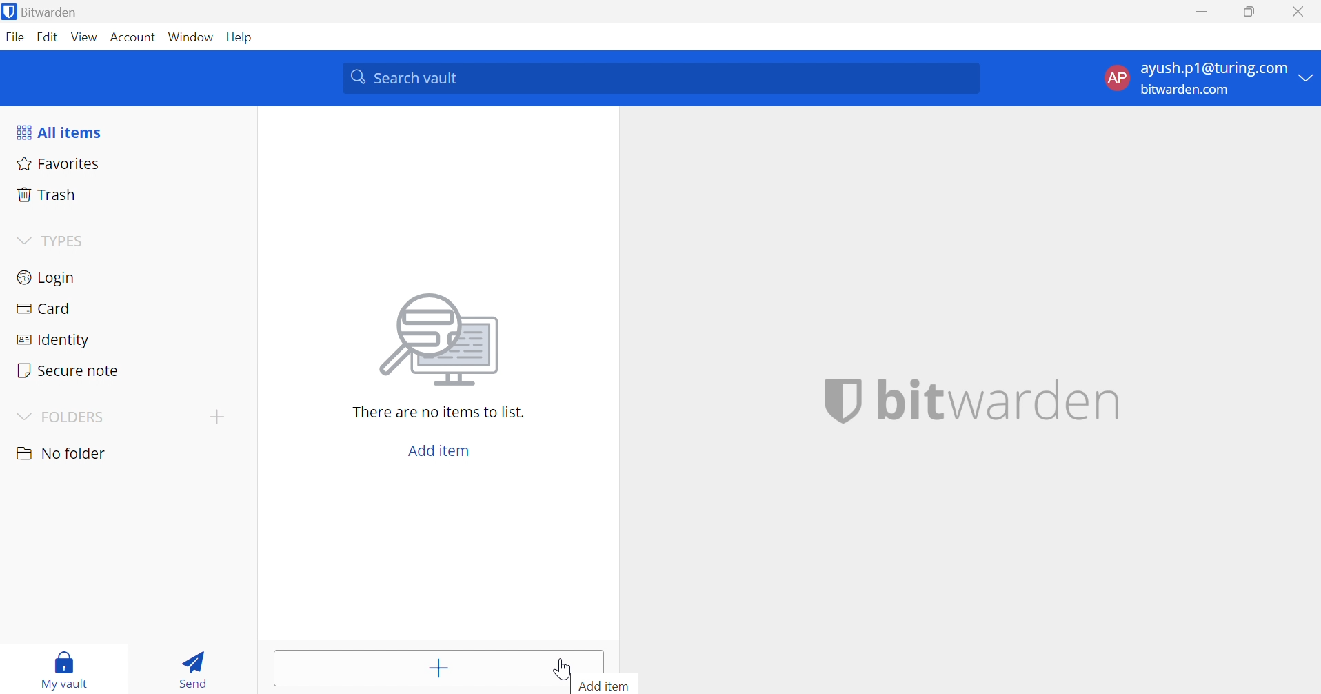  What do you see at coordinates (45, 279) in the screenshot?
I see `Login` at bounding box center [45, 279].